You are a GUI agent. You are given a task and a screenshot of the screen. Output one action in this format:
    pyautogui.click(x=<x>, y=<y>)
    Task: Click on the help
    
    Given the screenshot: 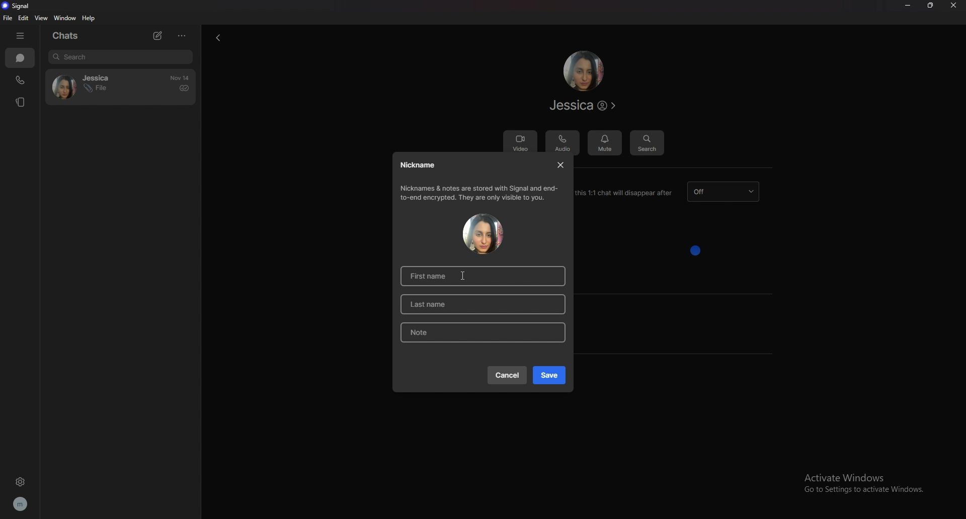 What is the action you would take?
    pyautogui.click(x=88, y=19)
    